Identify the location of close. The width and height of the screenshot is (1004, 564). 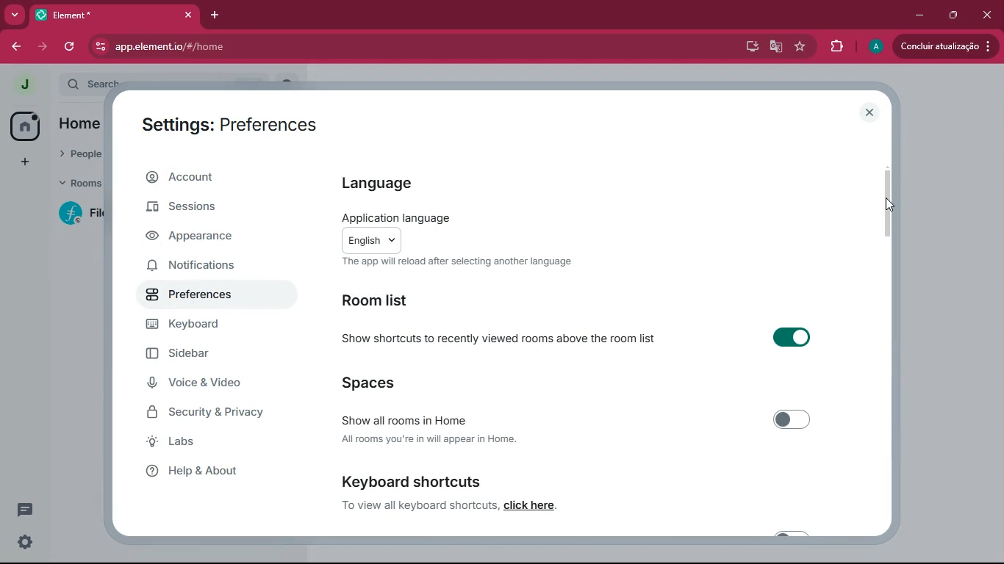
(870, 112).